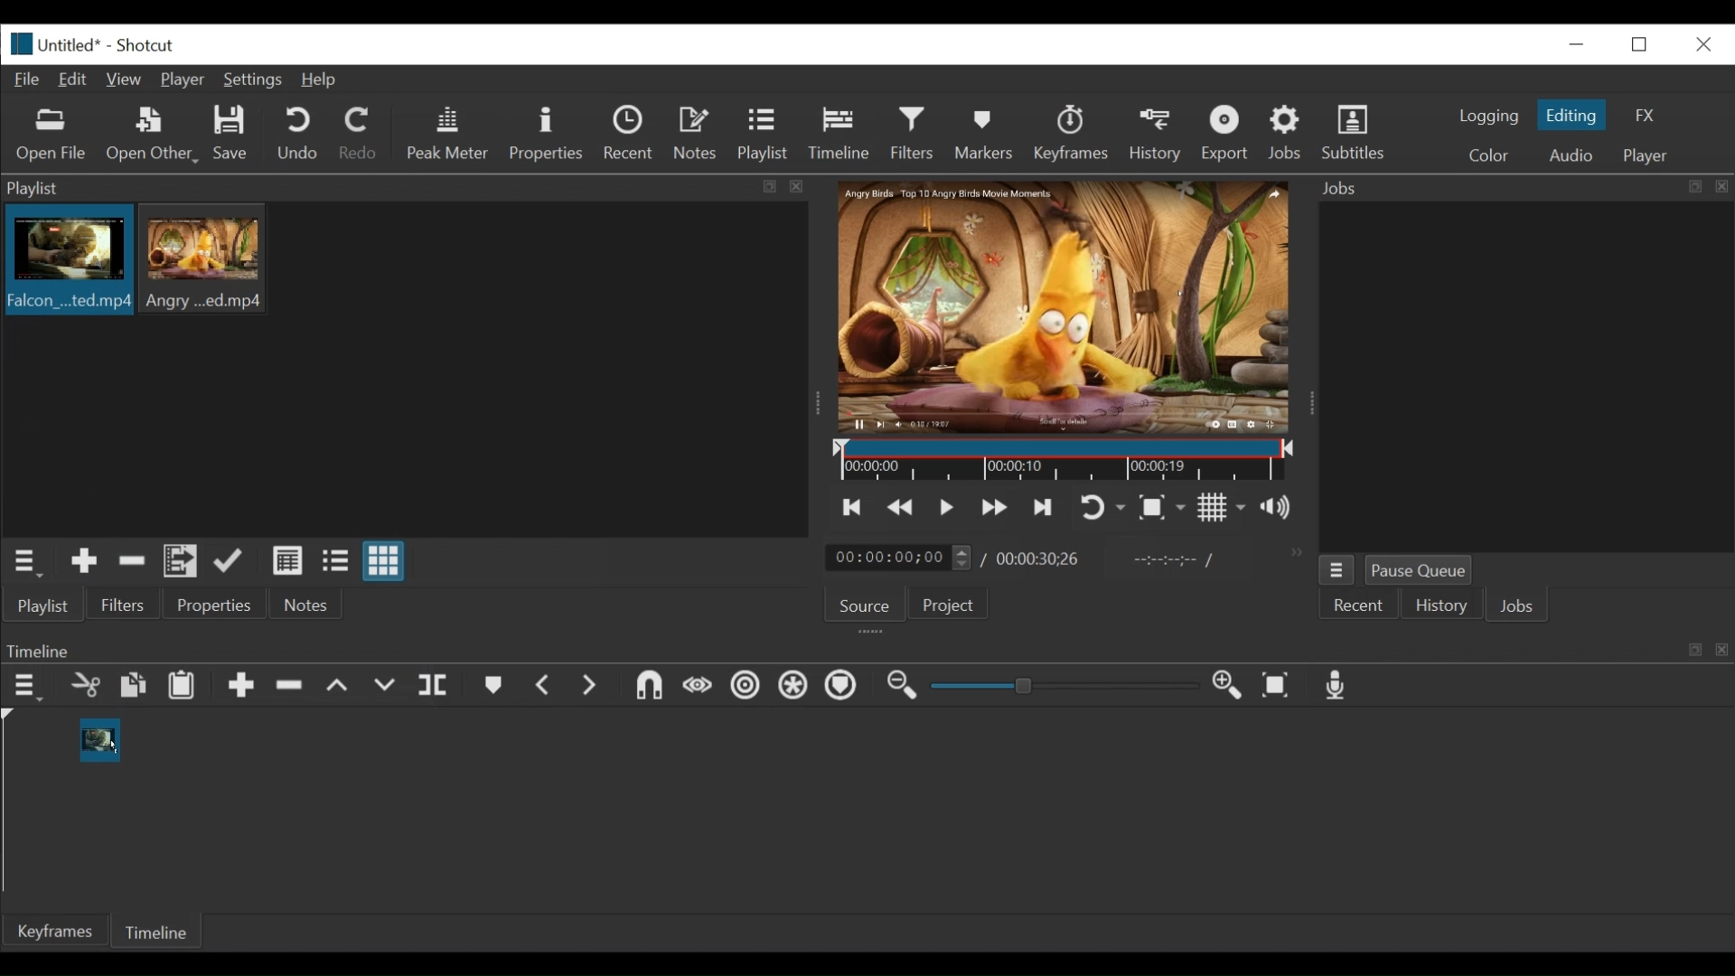  I want to click on jobs menu, so click(1336, 568).